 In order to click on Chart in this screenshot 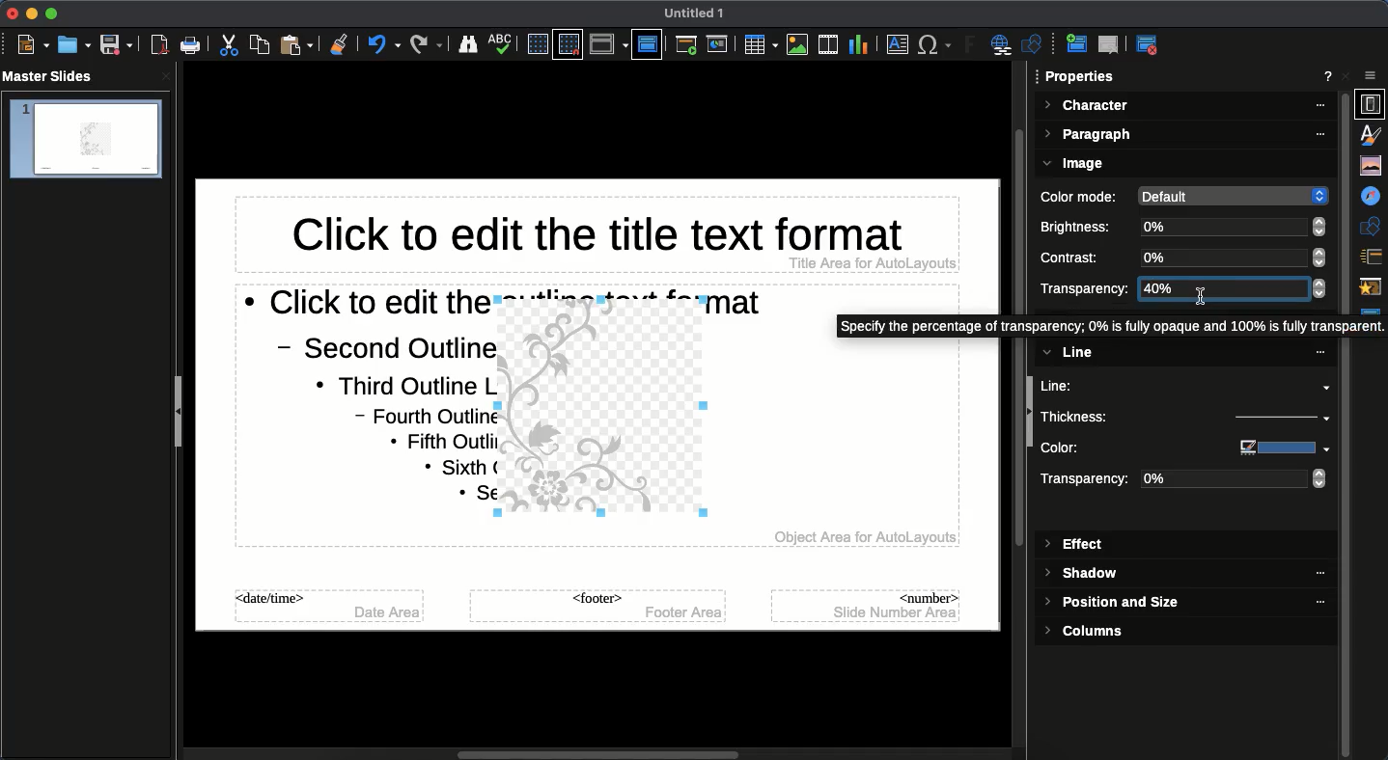, I will do `click(858, 43)`.